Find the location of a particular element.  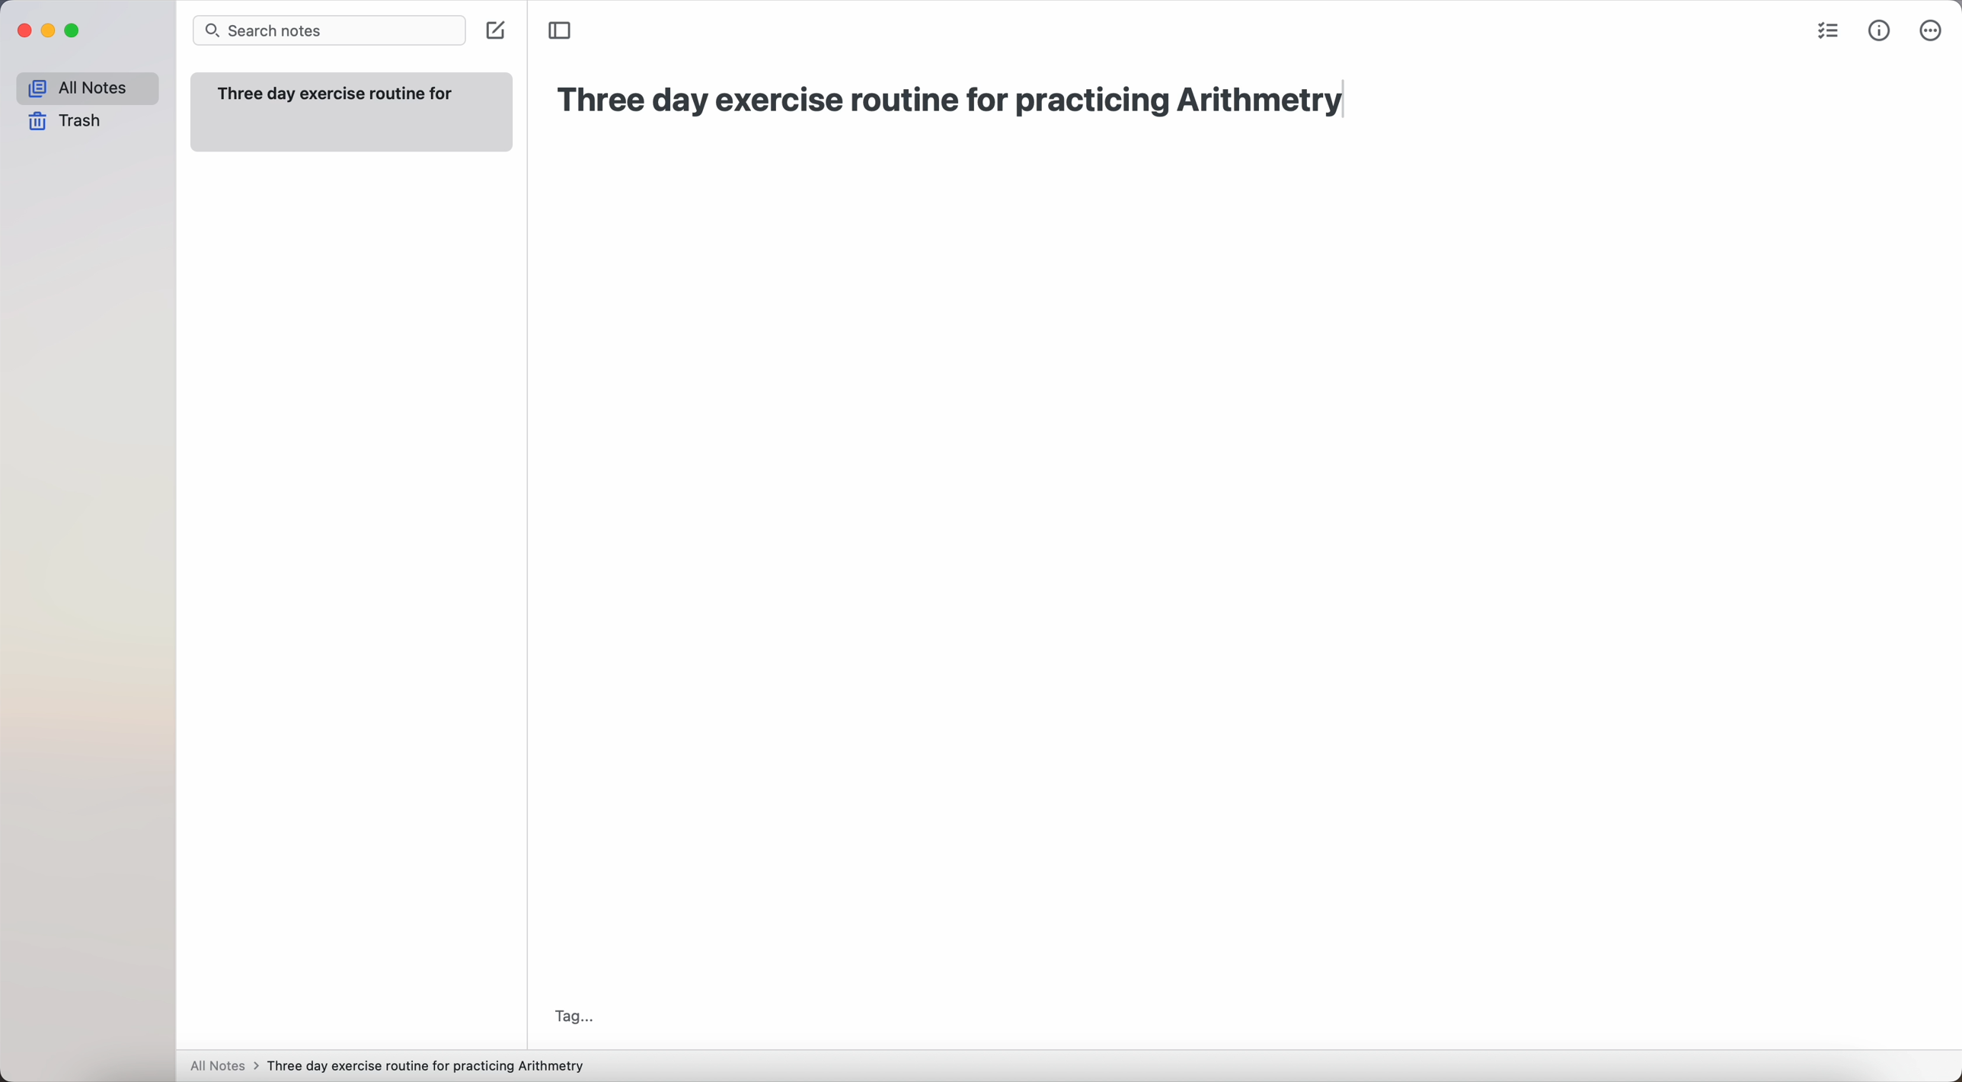

trash is located at coordinates (70, 120).